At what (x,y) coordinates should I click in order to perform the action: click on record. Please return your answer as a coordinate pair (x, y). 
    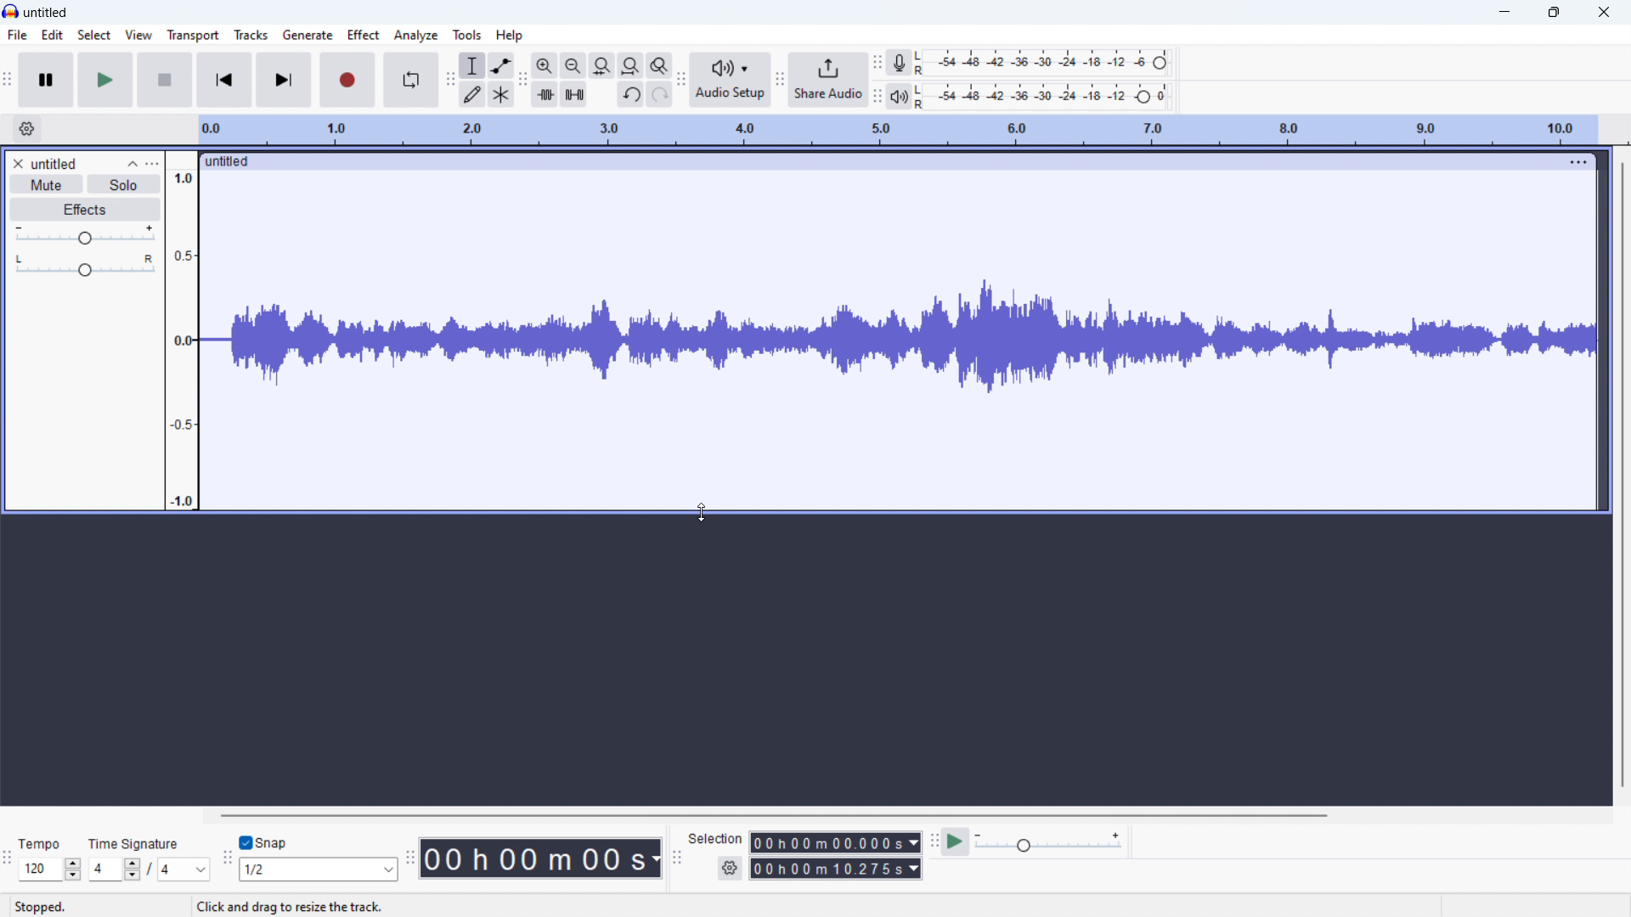
    Looking at the image, I should click on (347, 80).